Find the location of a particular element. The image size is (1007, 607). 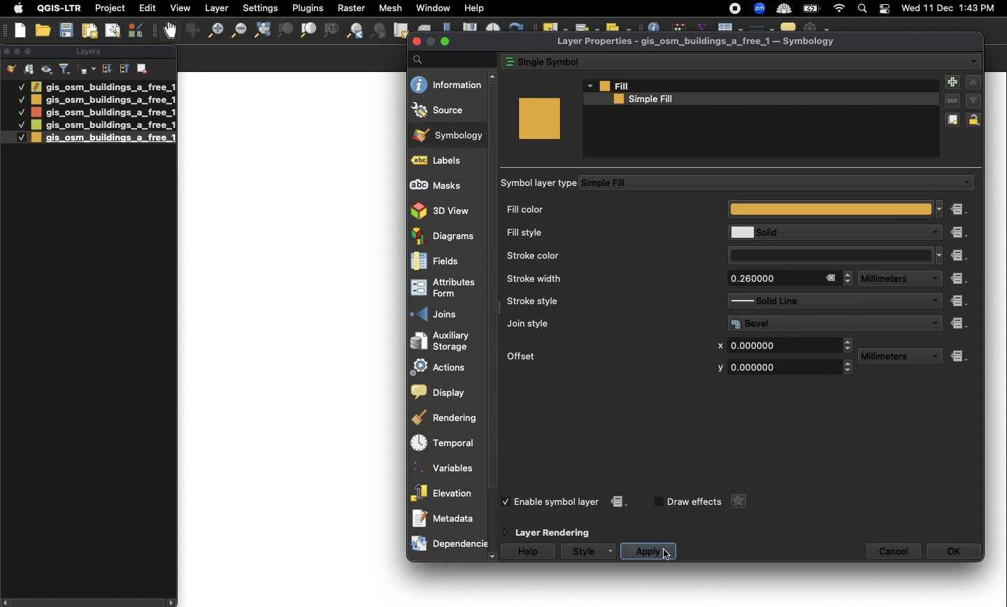

up is located at coordinates (494, 77).